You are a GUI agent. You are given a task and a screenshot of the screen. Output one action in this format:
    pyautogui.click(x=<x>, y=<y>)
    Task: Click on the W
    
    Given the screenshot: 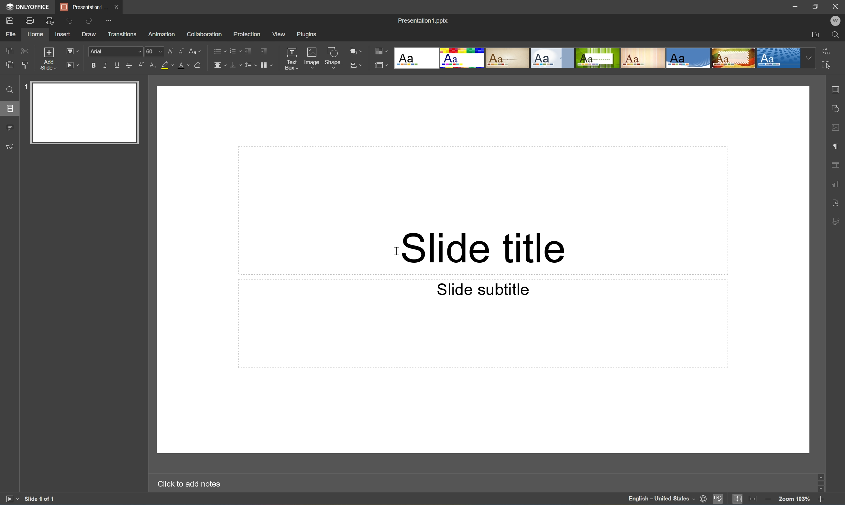 What is the action you would take?
    pyautogui.click(x=837, y=20)
    